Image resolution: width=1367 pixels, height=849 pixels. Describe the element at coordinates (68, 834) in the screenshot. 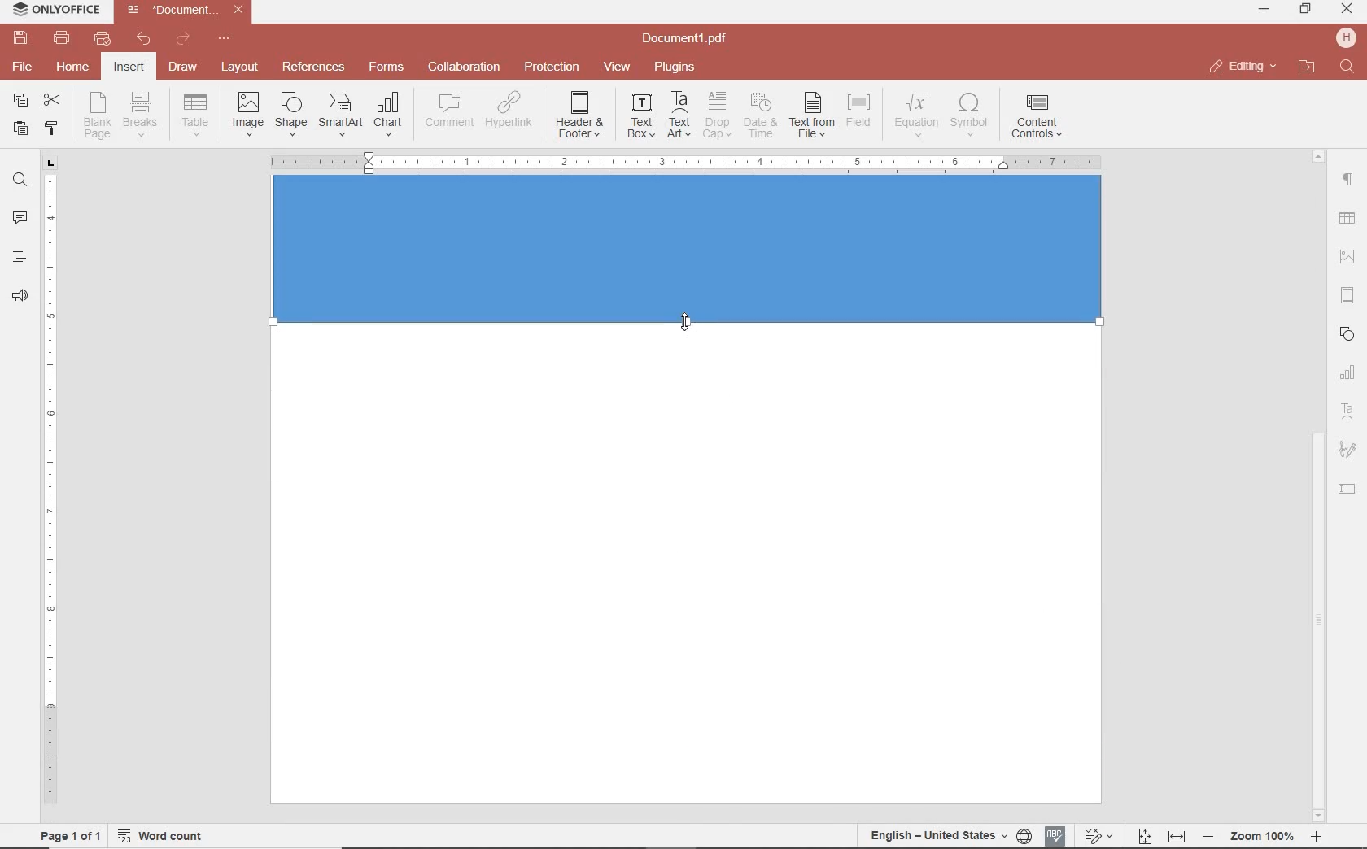

I see `page 1 of 1` at that location.